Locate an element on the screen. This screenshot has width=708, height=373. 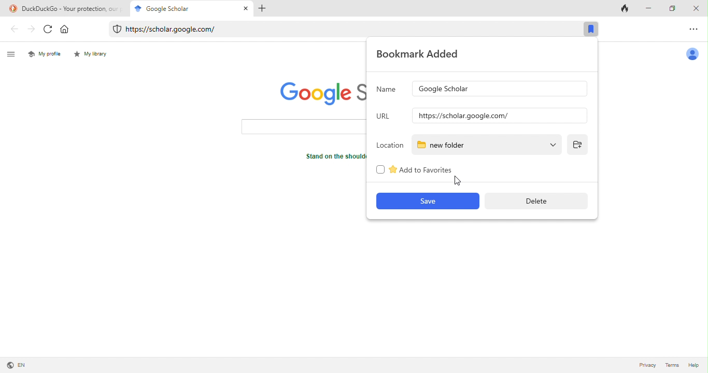
title is located at coordinates (64, 8).